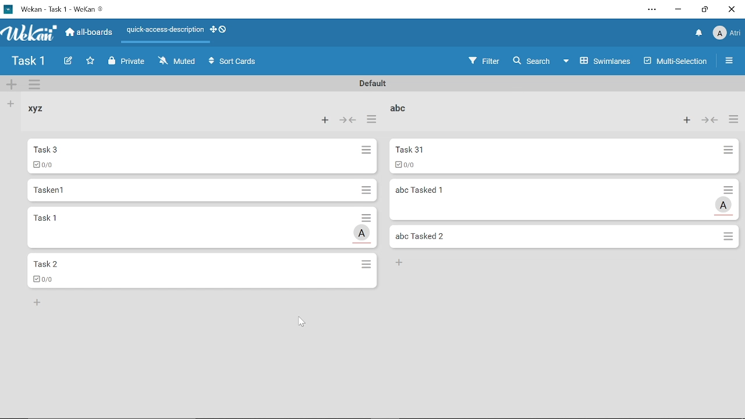 The image size is (745, 419). I want to click on Filters, so click(481, 61).